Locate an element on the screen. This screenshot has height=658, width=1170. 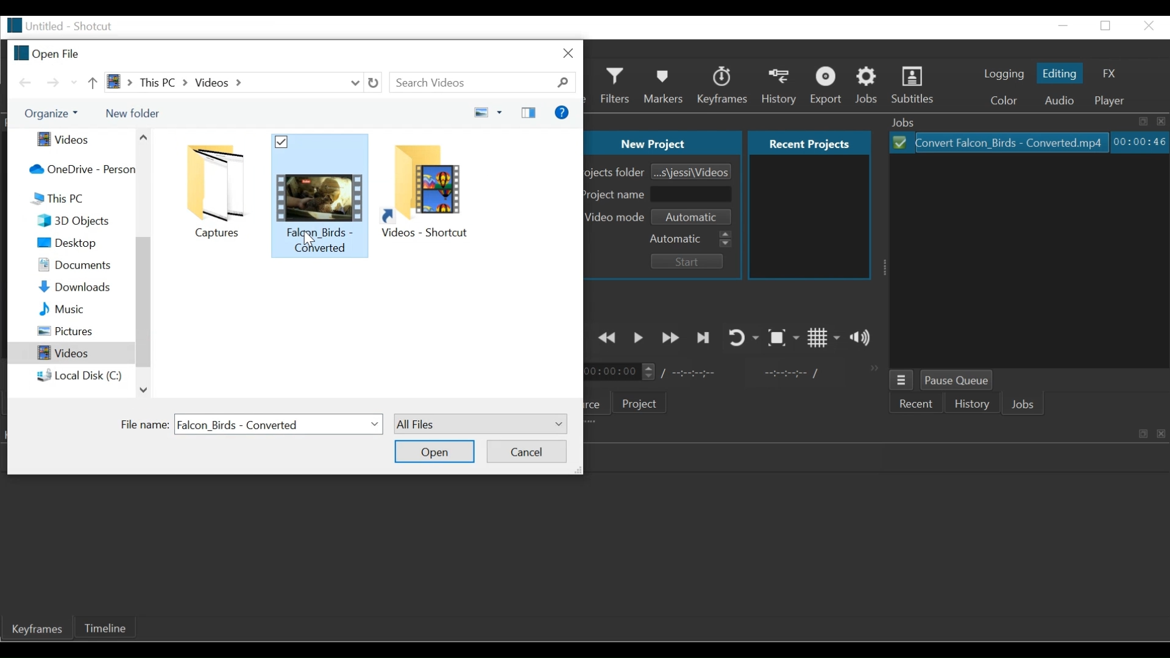
History is located at coordinates (780, 87).